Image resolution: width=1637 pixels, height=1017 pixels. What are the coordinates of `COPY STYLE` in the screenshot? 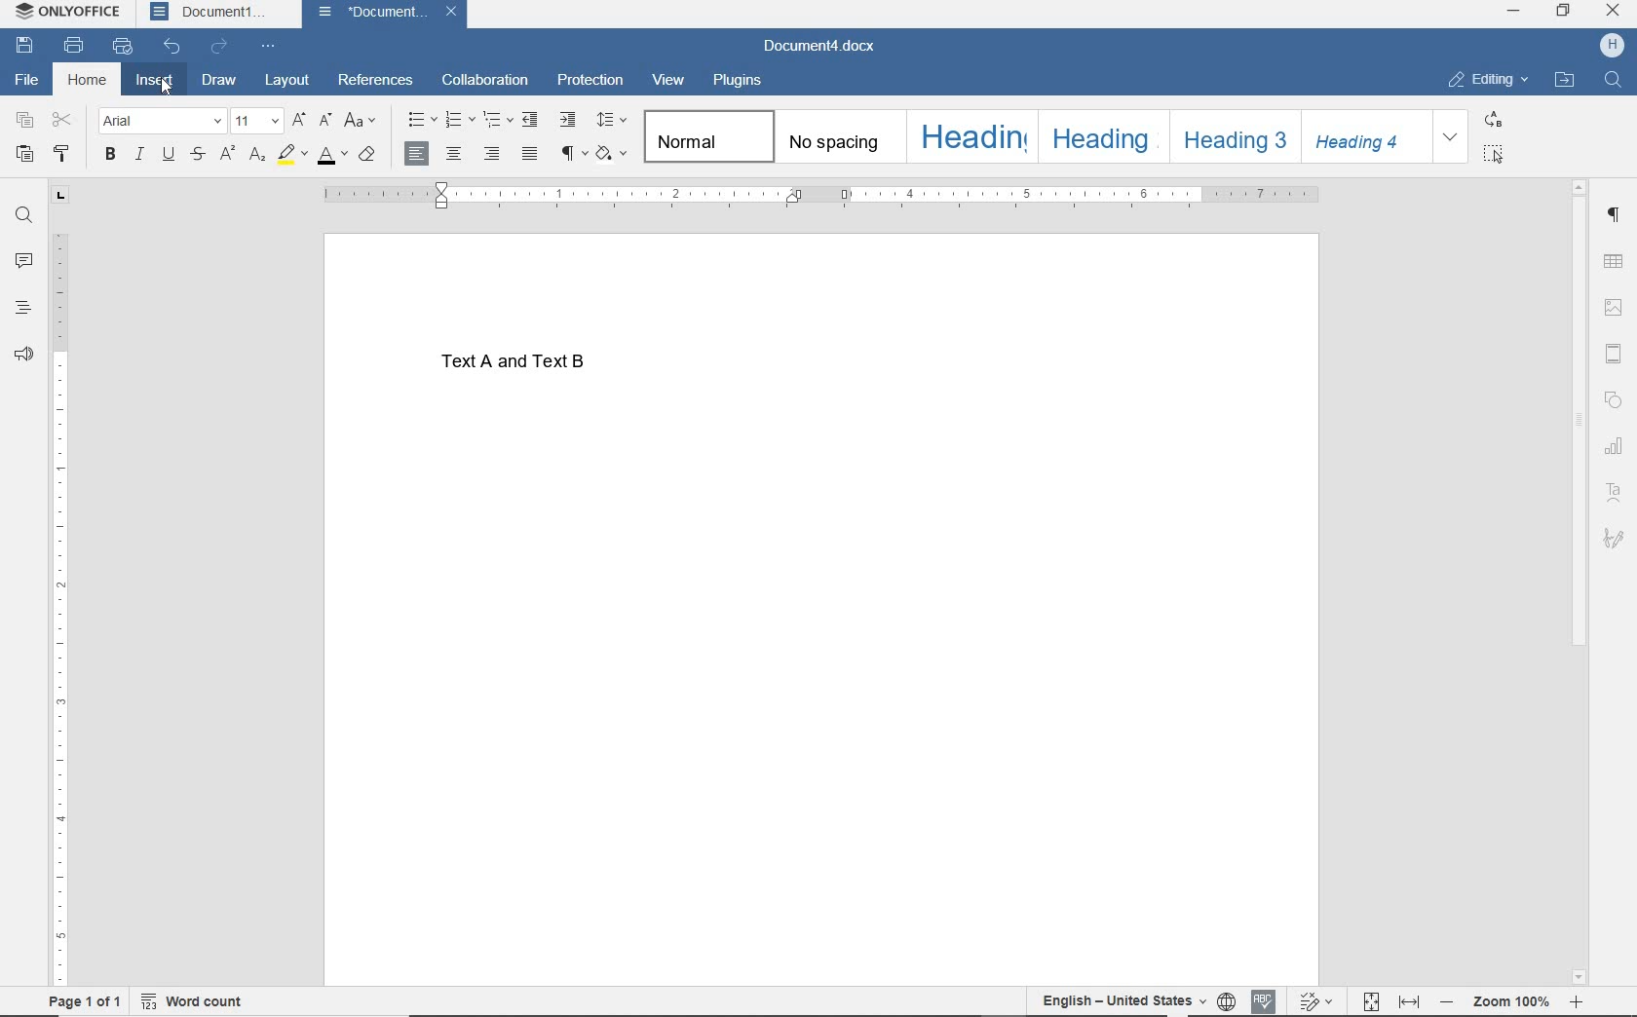 It's located at (66, 153).